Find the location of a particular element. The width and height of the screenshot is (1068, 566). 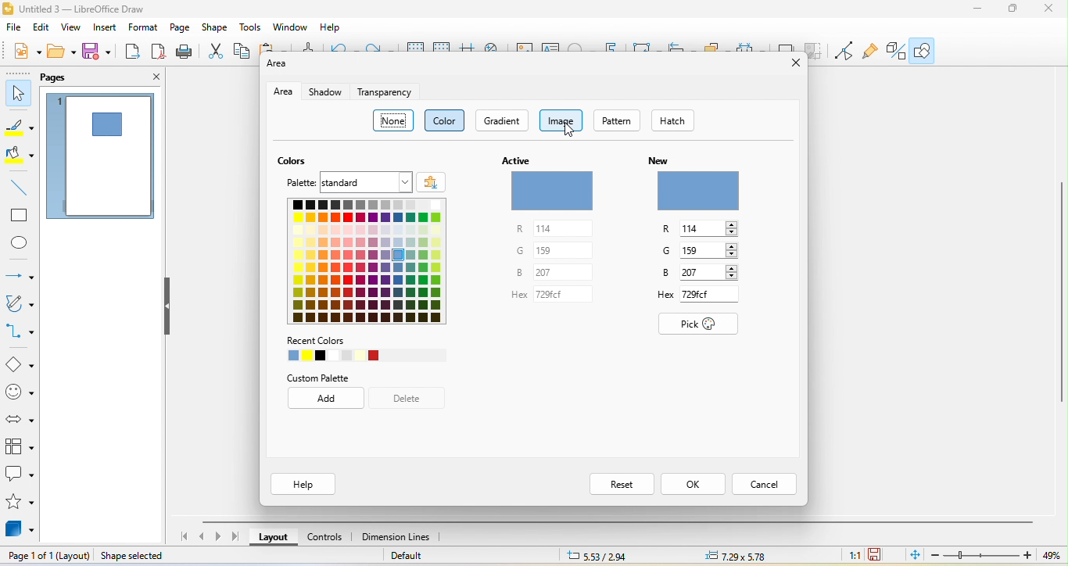

controls is located at coordinates (330, 539).